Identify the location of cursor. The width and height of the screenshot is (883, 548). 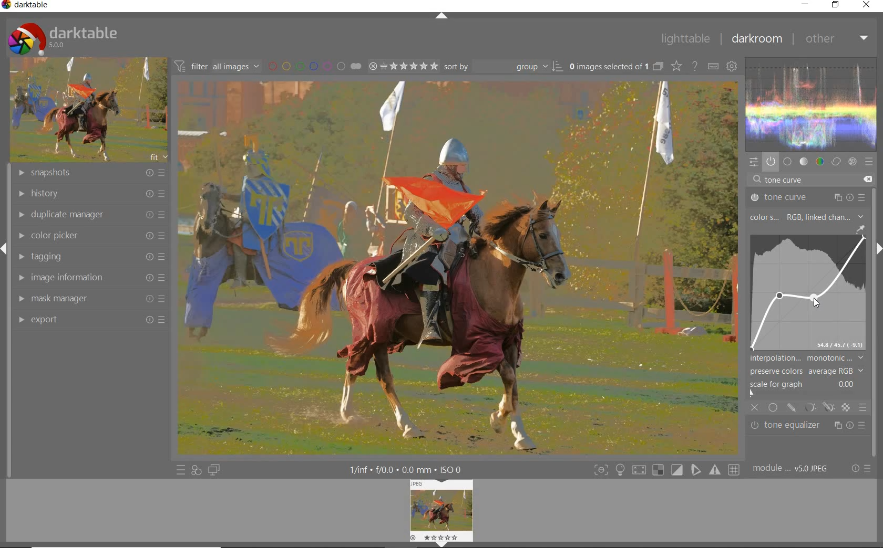
(814, 302).